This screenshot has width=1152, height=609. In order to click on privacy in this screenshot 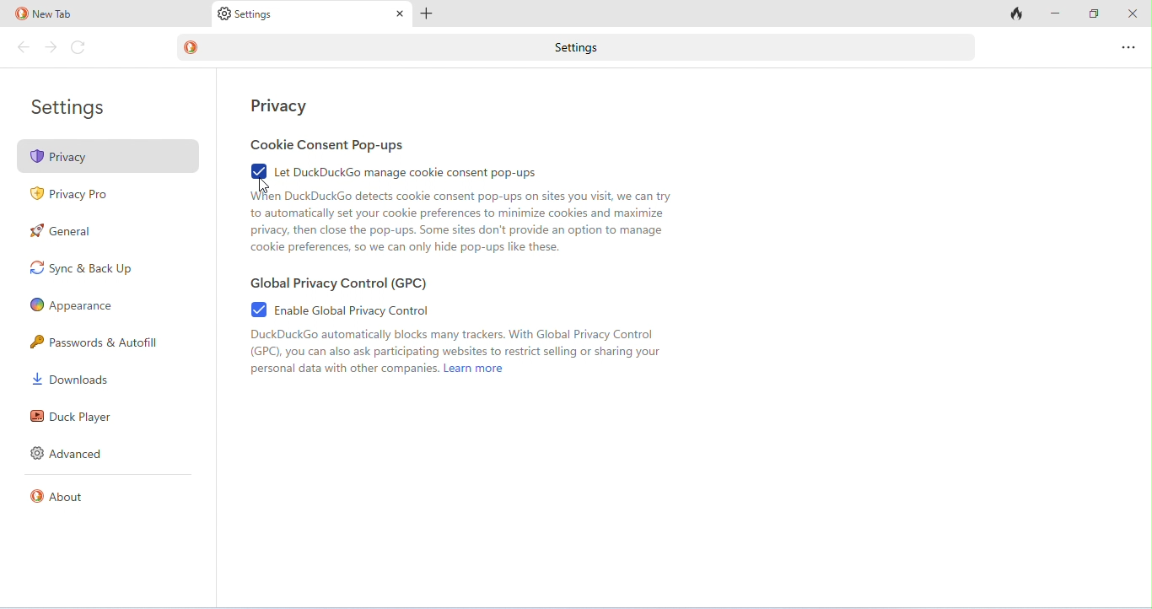, I will do `click(280, 105)`.